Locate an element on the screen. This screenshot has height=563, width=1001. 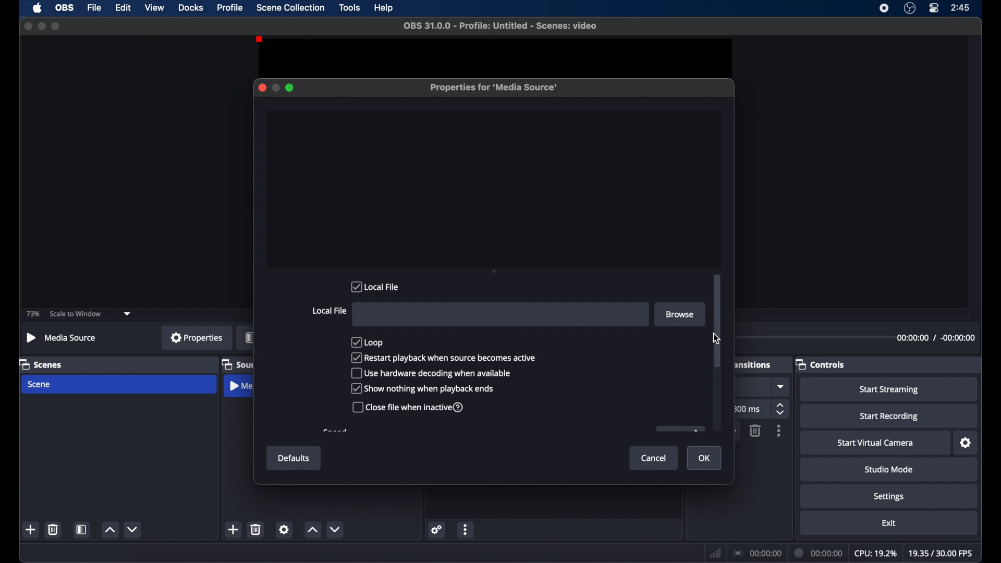
file is located at coordinates (95, 8).